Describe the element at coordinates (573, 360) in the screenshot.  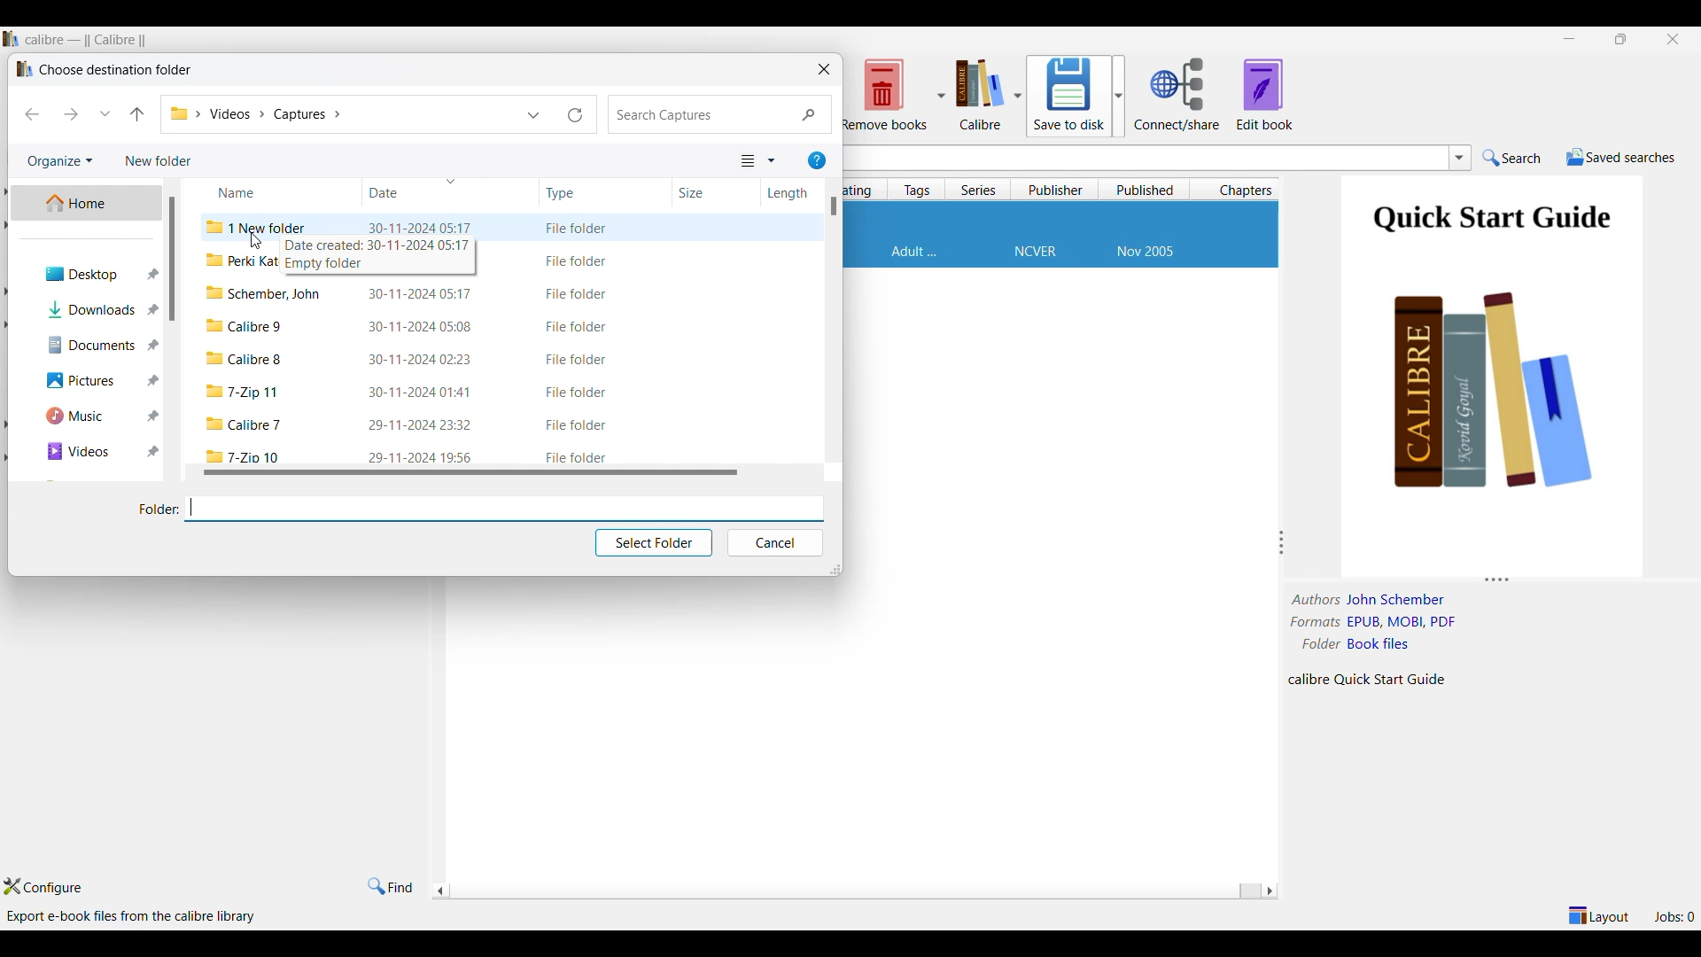
I see `file folder` at that location.